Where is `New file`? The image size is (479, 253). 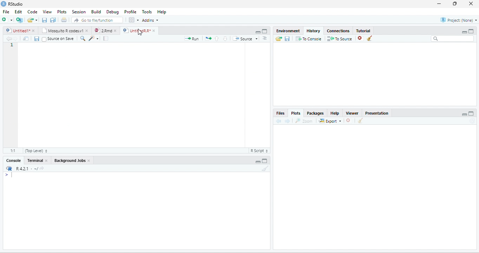
New file is located at coordinates (7, 20).